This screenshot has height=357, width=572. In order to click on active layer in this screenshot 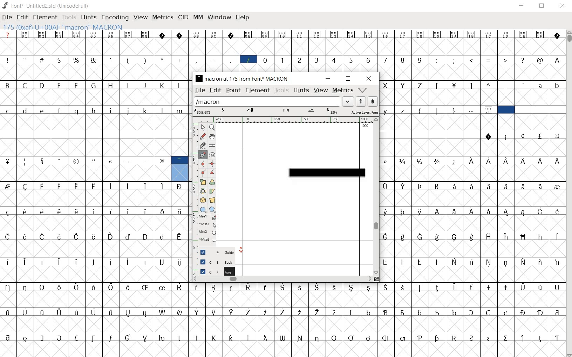, I will do `click(286, 111)`.